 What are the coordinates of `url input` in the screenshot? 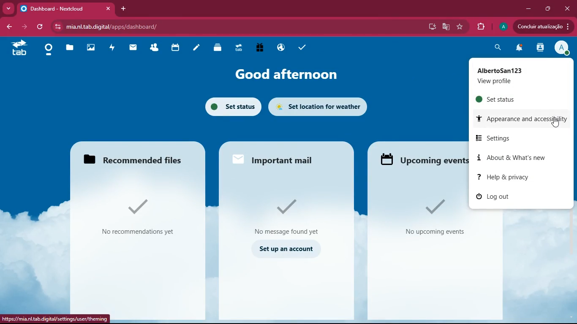 It's located at (165, 26).